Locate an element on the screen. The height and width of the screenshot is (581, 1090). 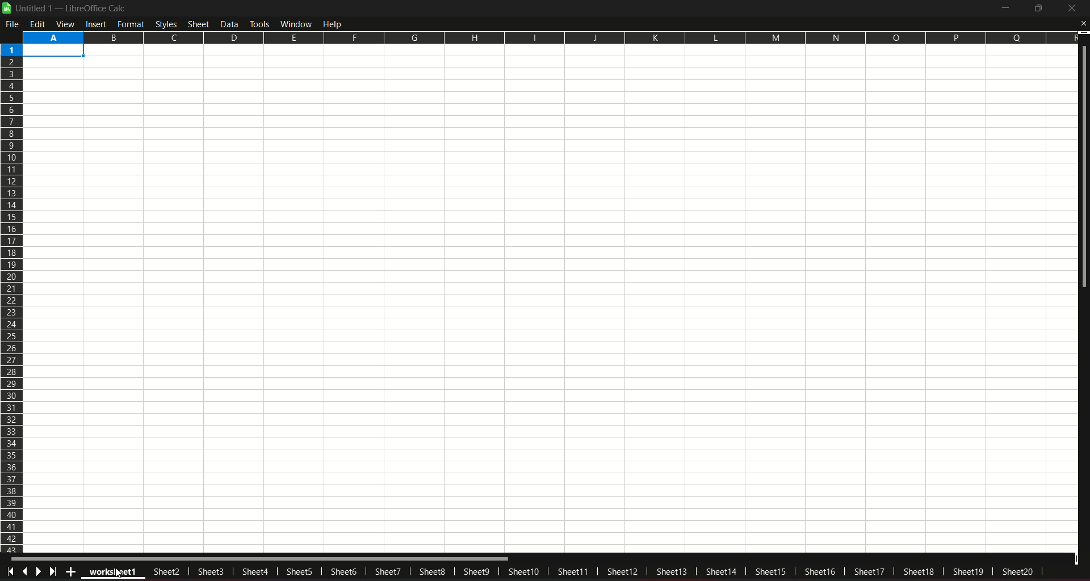
sheet11 is located at coordinates (571, 571).